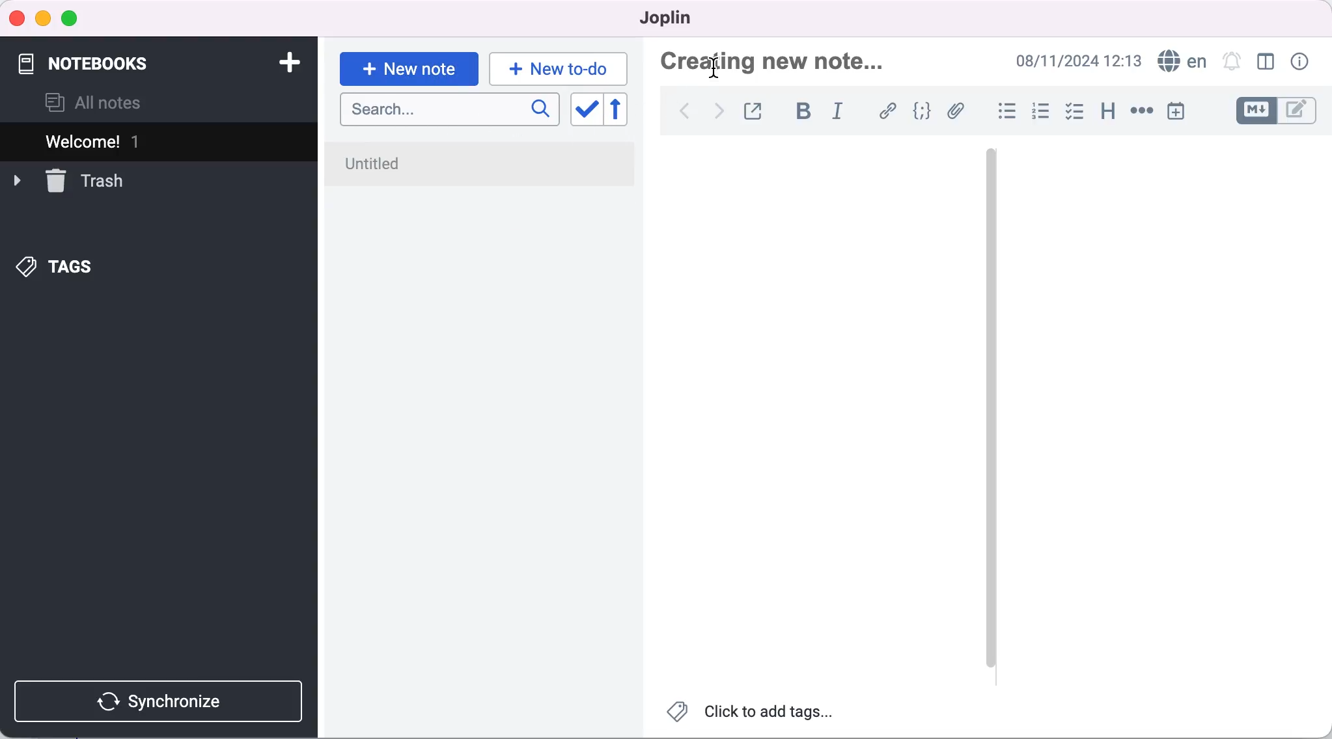 The height and width of the screenshot is (739, 1332). Describe the element at coordinates (924, 111) in the screenshot. I see `code` at that location.